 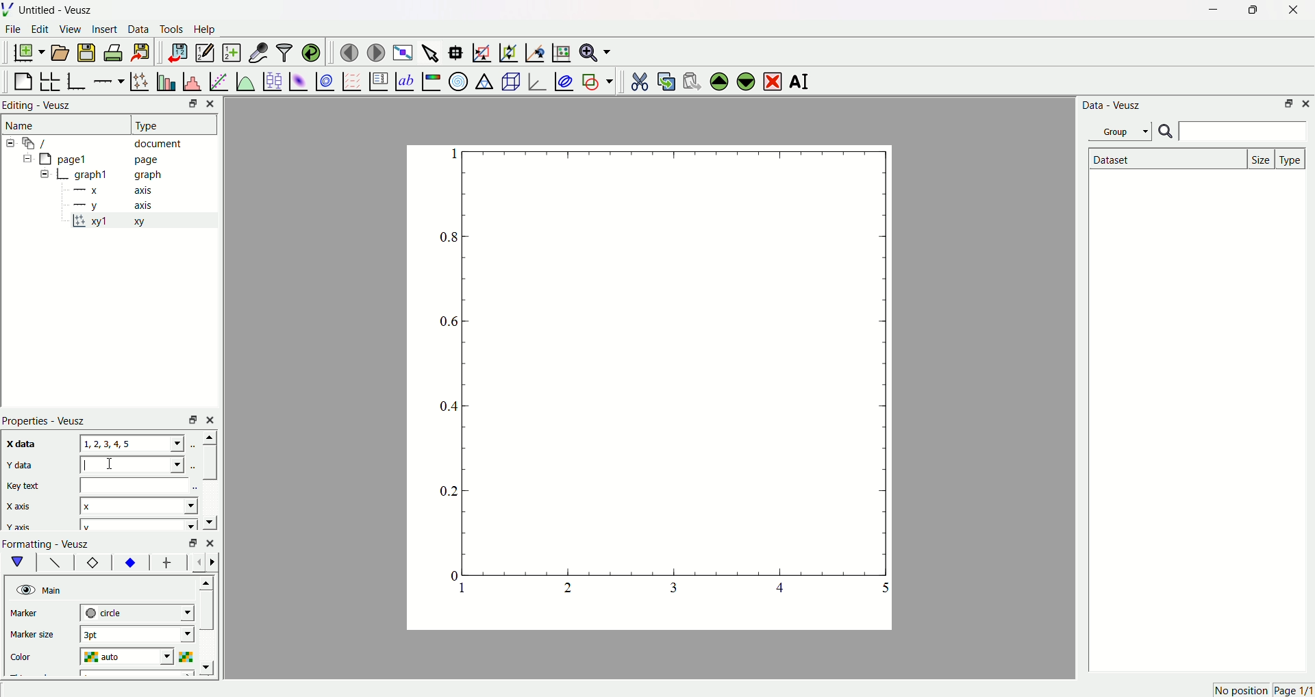 I want to click on Minimize, so click(x=1210, y=10).